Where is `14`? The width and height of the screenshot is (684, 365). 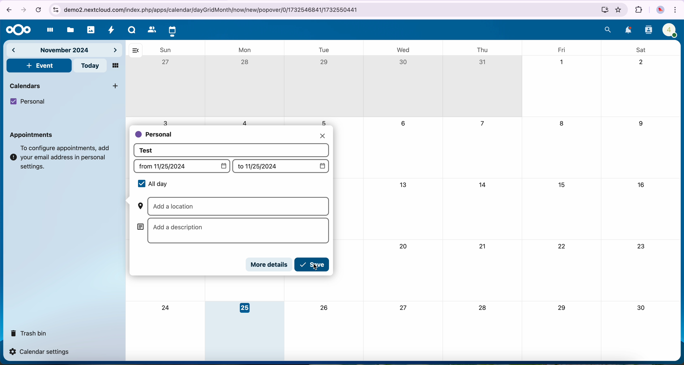 14 is located at coordinates (484, 185).